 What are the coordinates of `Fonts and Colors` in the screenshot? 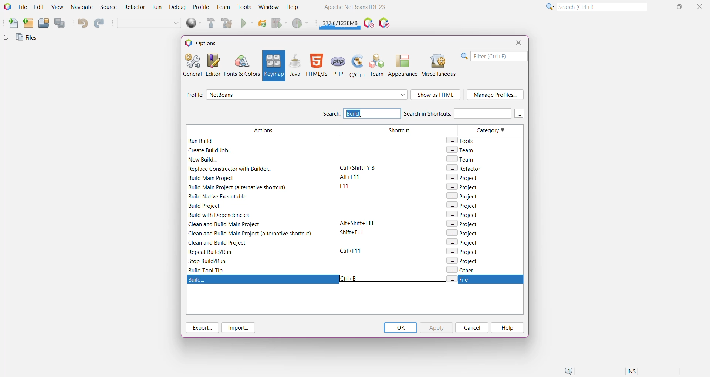 It's located at (242, 65).